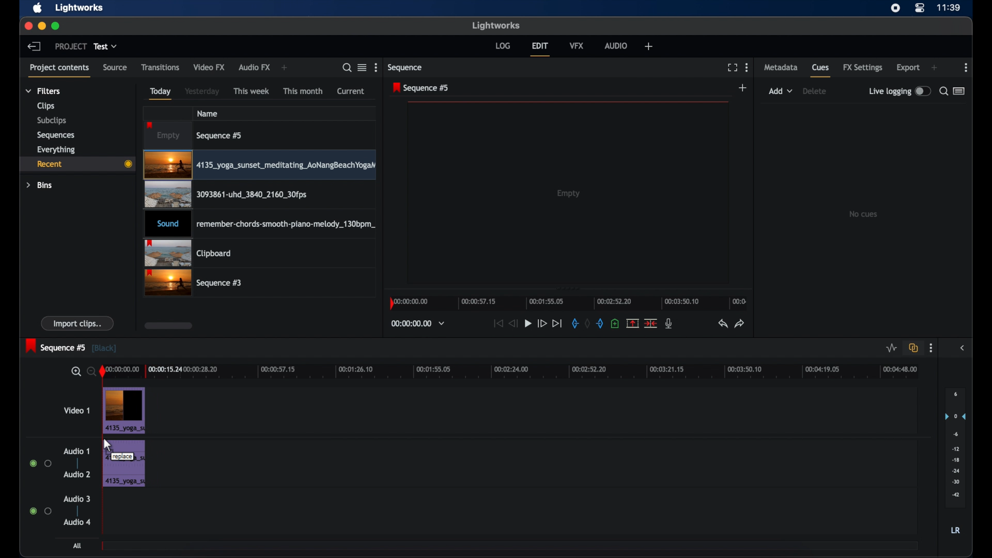 This screenshot has height=558, width=992. What do you see at coordinates (670, 323) in the screenshot?
I see `mic` at bounding box center [670, 323].